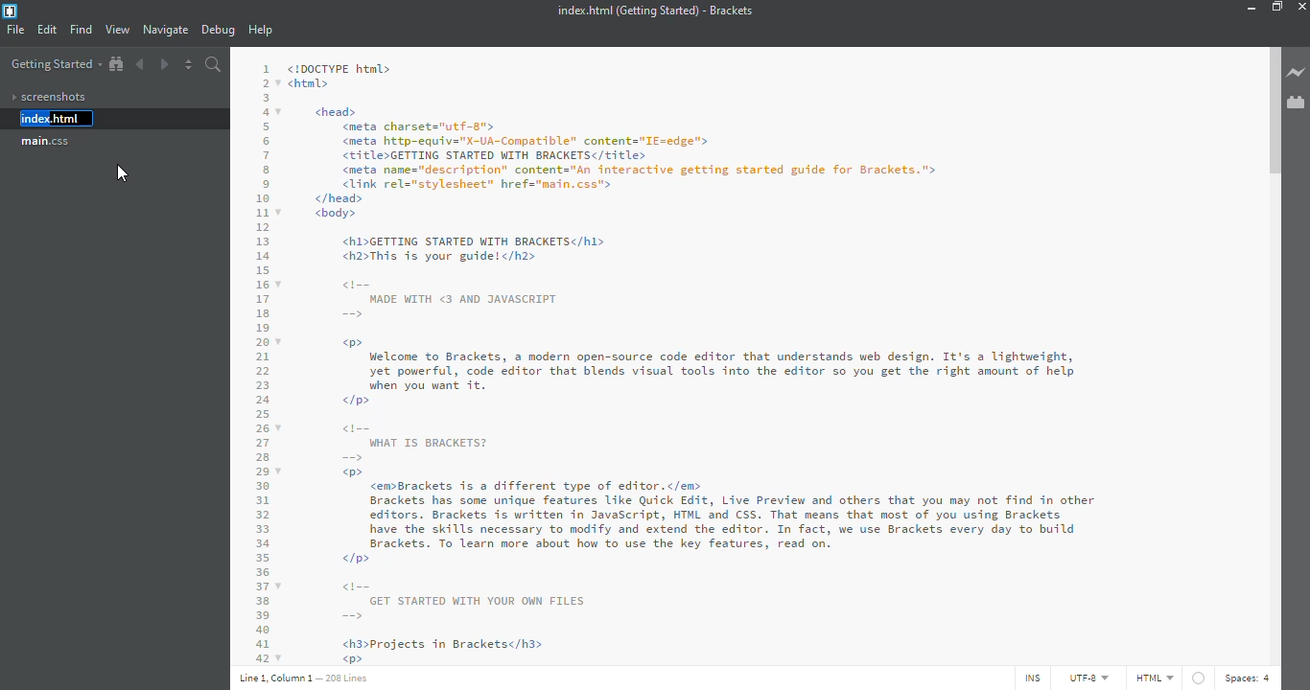 This screenshot has height=690, width=1310. I want to click on minimize, so click(1249, 8).